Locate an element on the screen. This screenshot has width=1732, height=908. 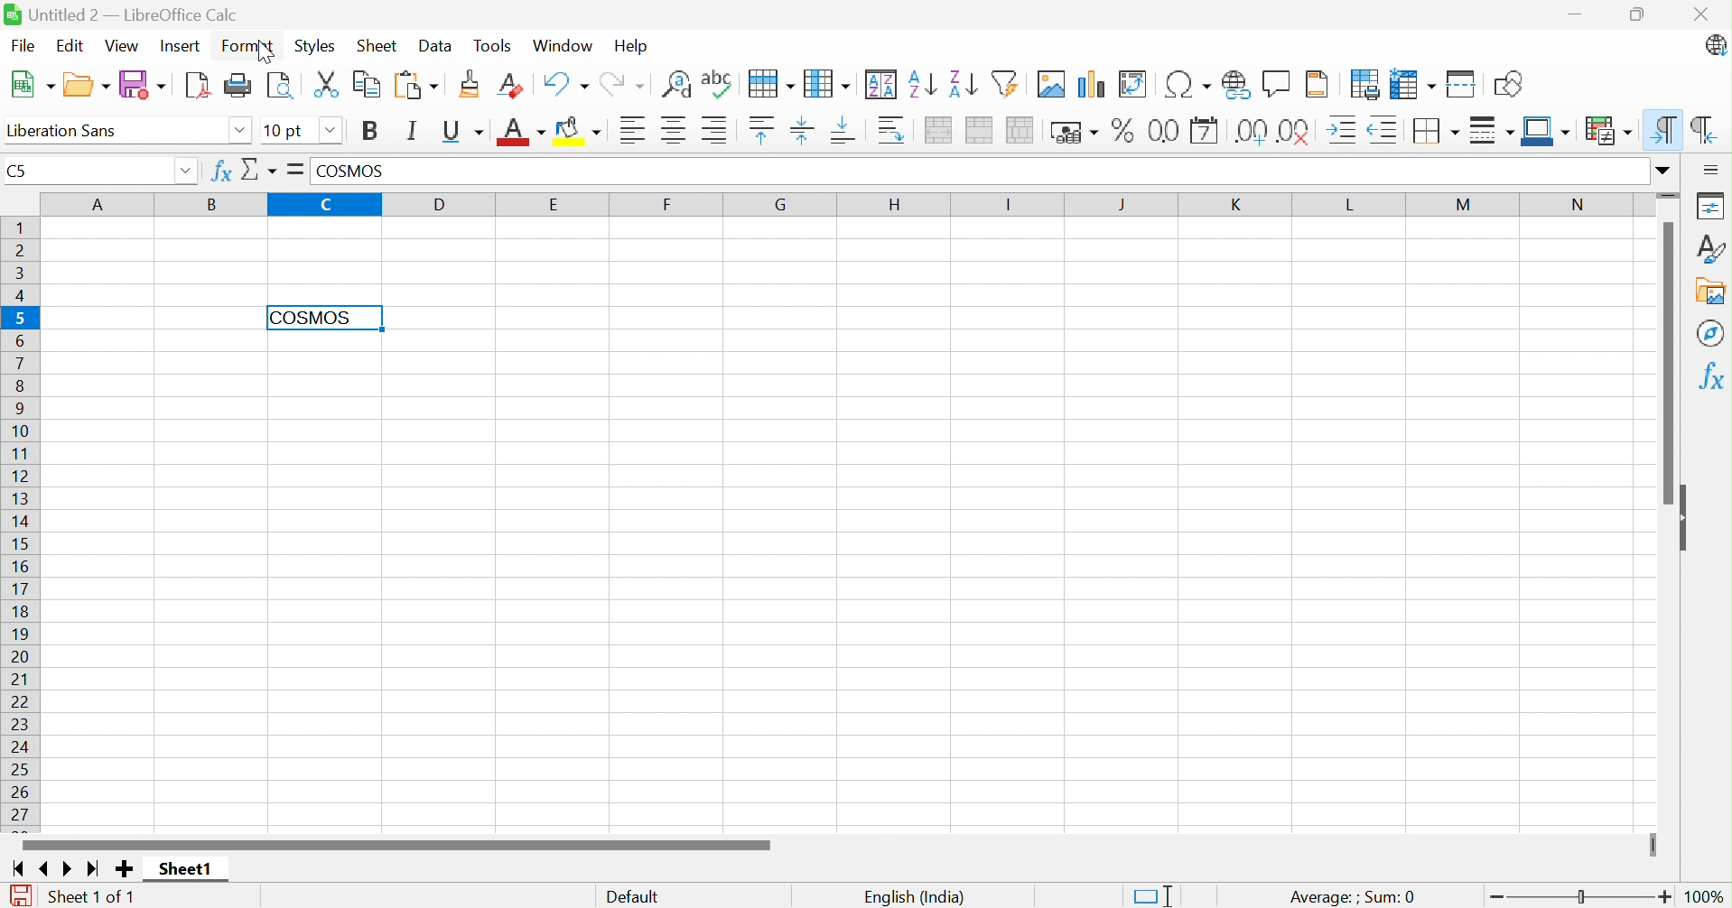
Sort Descending is located at coordinates (964, 82).